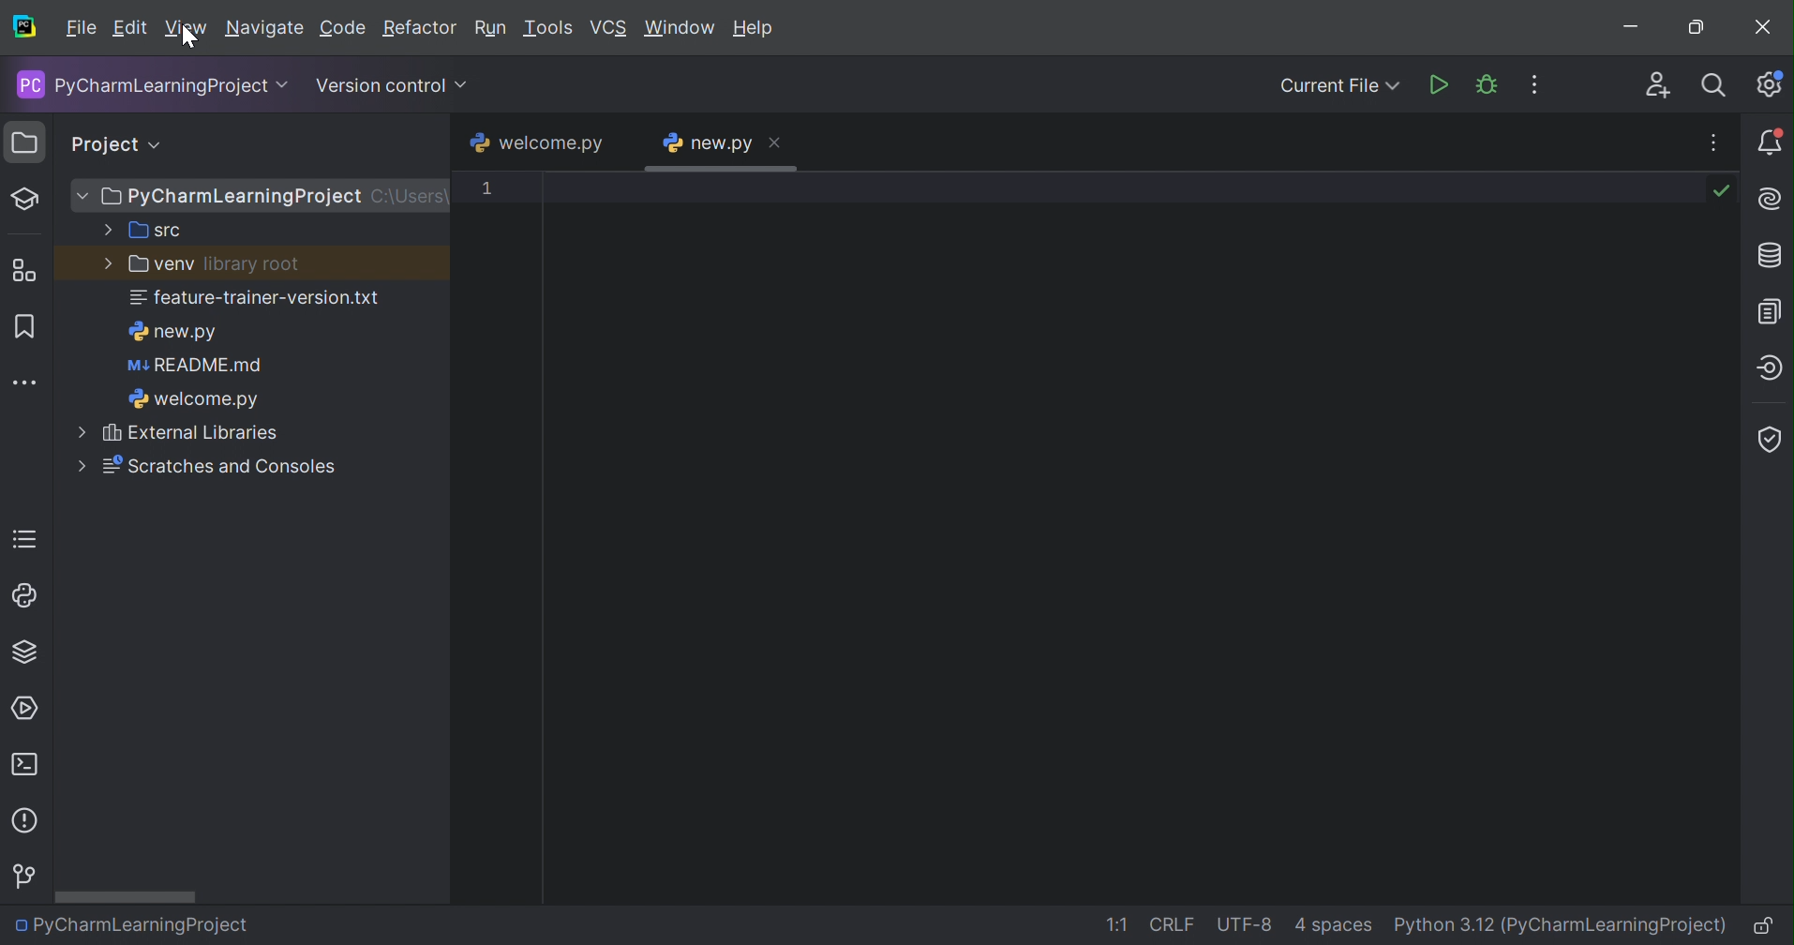 This screenshot has width=1794, height=945. What do you see at coordinates (257, 300) in the screenshot?
I see `feature-trainer-version.txt` at bounding box center [257, 300].